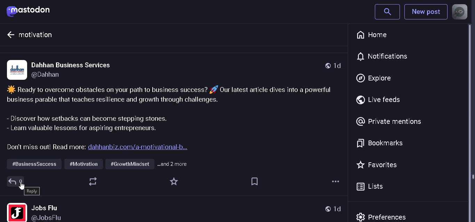 This screenshot has height=222, width=475. Describe the element at coordinates (338, 66) in the screenshot. I see `time posted` at that location.